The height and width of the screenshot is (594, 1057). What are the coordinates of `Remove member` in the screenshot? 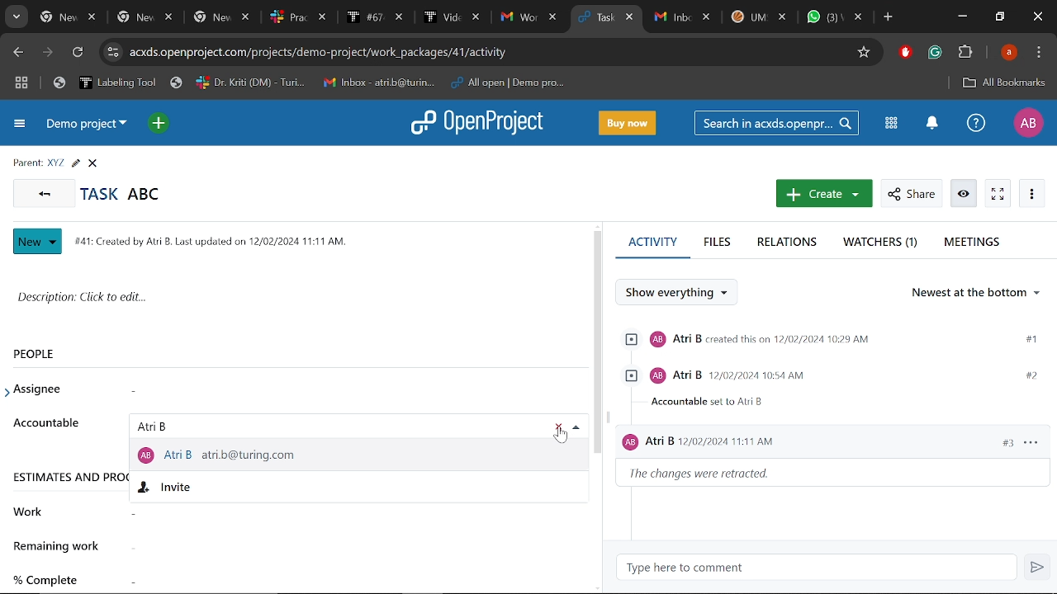 It's located at (559, 429).